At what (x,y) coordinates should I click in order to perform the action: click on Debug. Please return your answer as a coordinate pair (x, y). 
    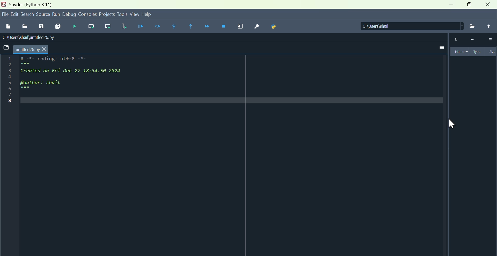
    Looking at the image, I should click on (70, 15).